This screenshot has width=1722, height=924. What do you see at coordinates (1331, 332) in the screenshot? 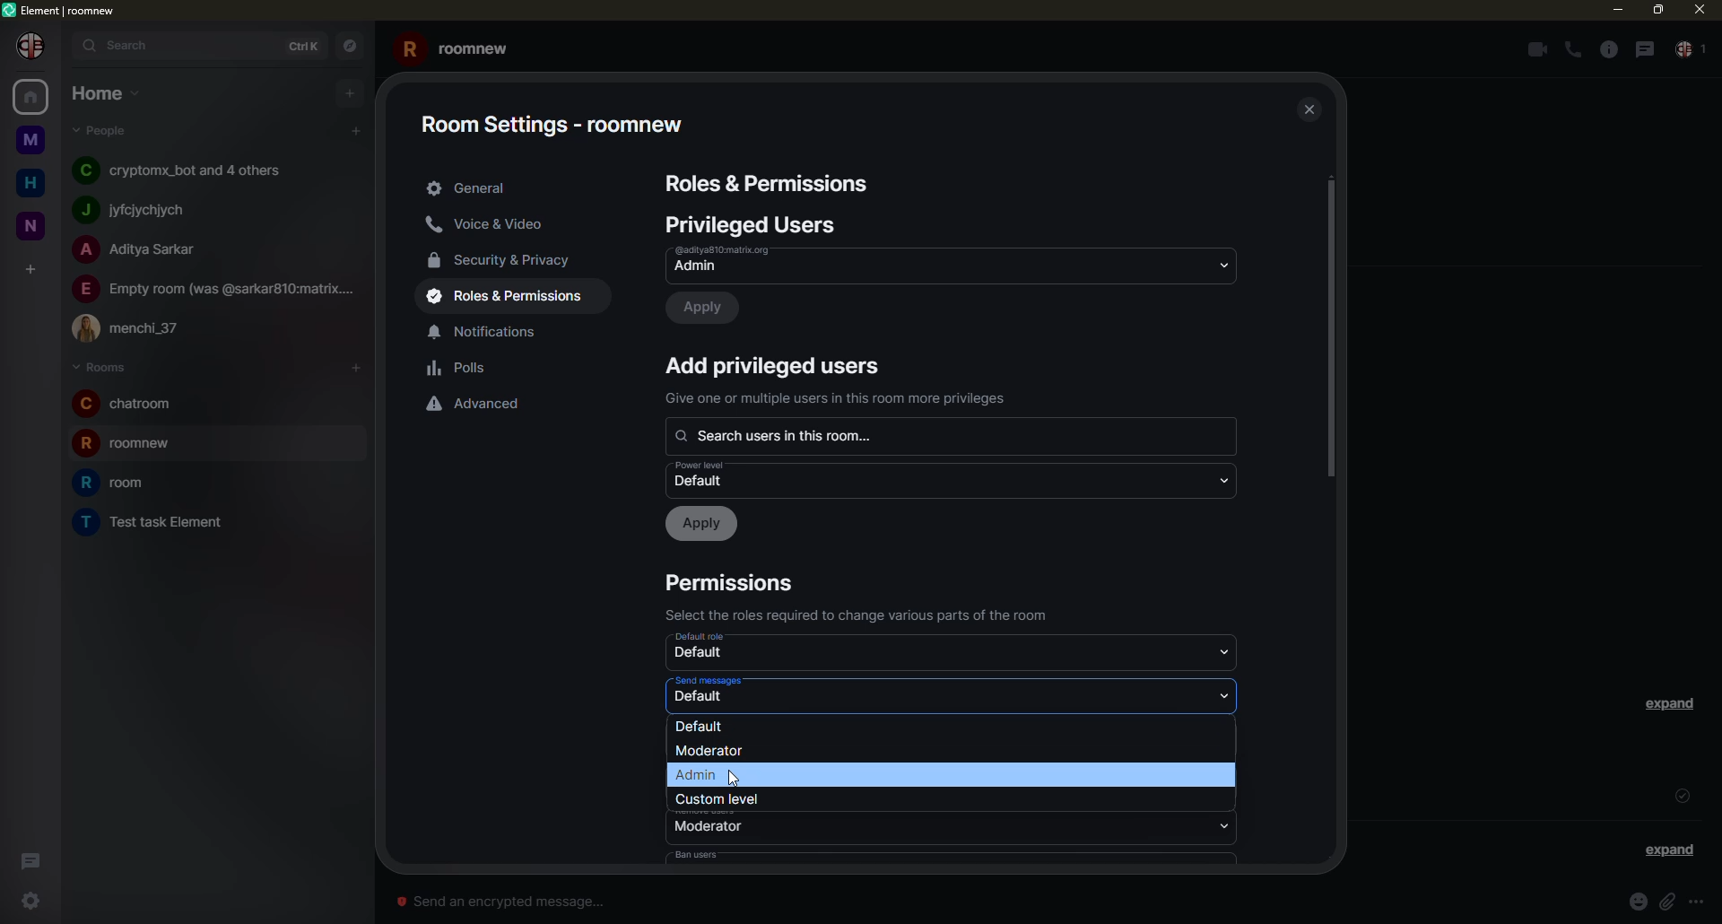
I see `scroll` at bounding box center [1331, 332].